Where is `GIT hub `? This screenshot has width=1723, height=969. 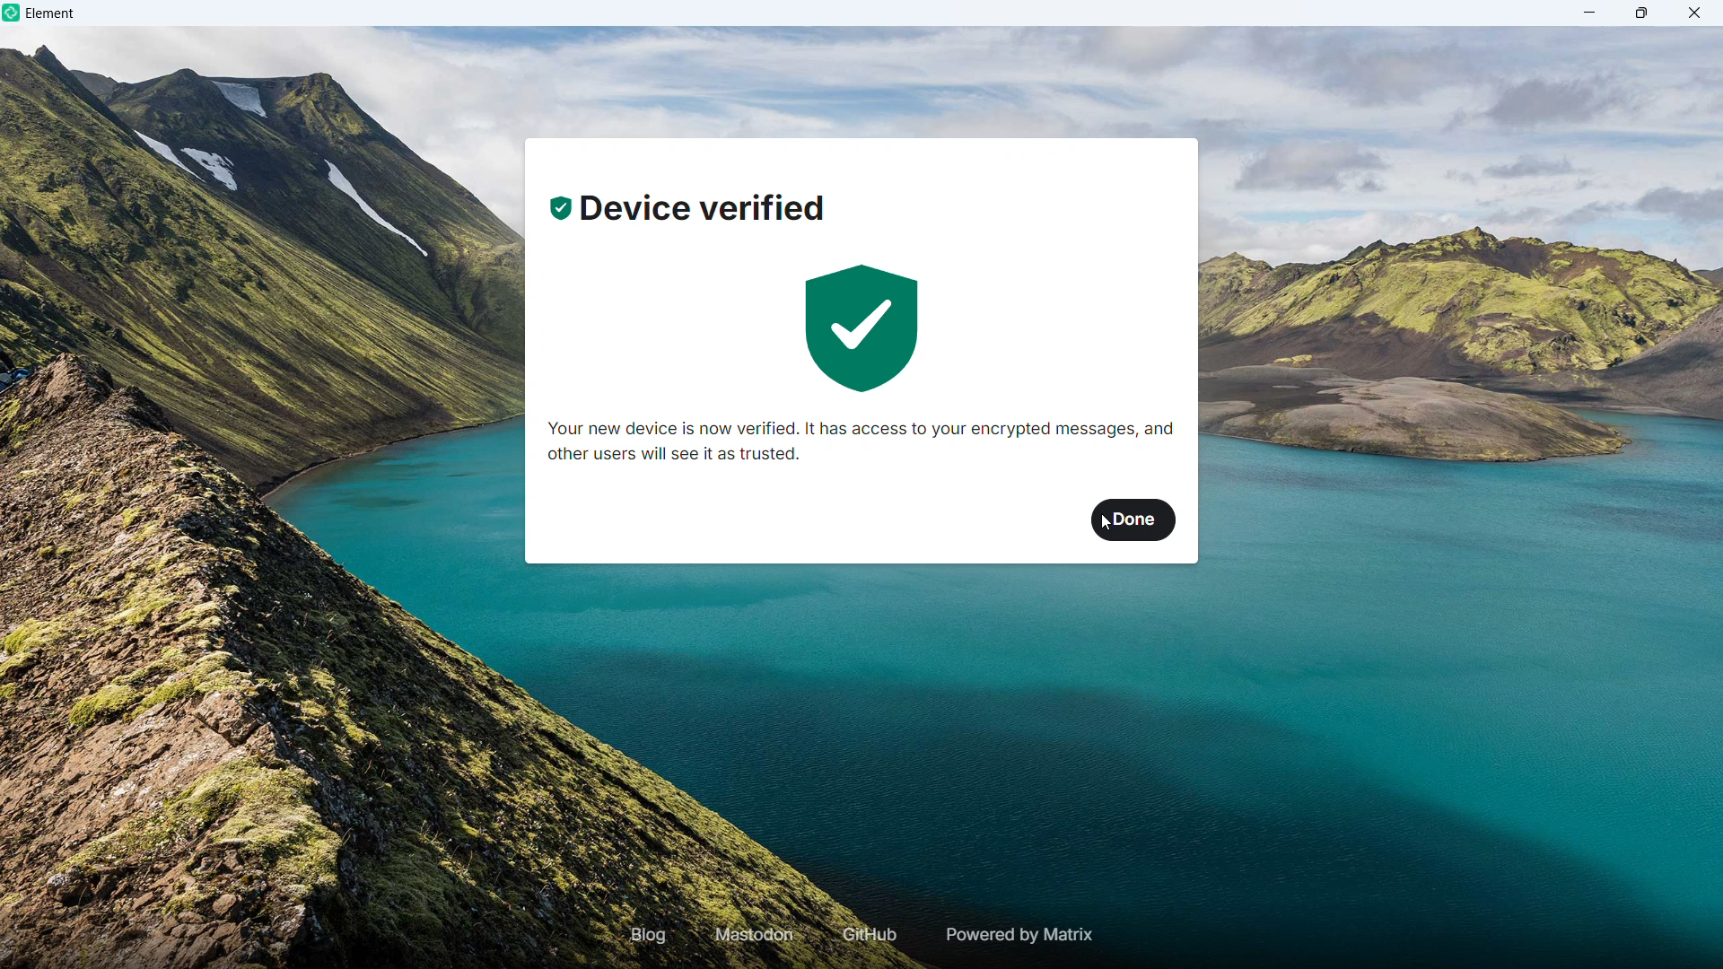 GIT hub  is located at coordinates (866, 936).